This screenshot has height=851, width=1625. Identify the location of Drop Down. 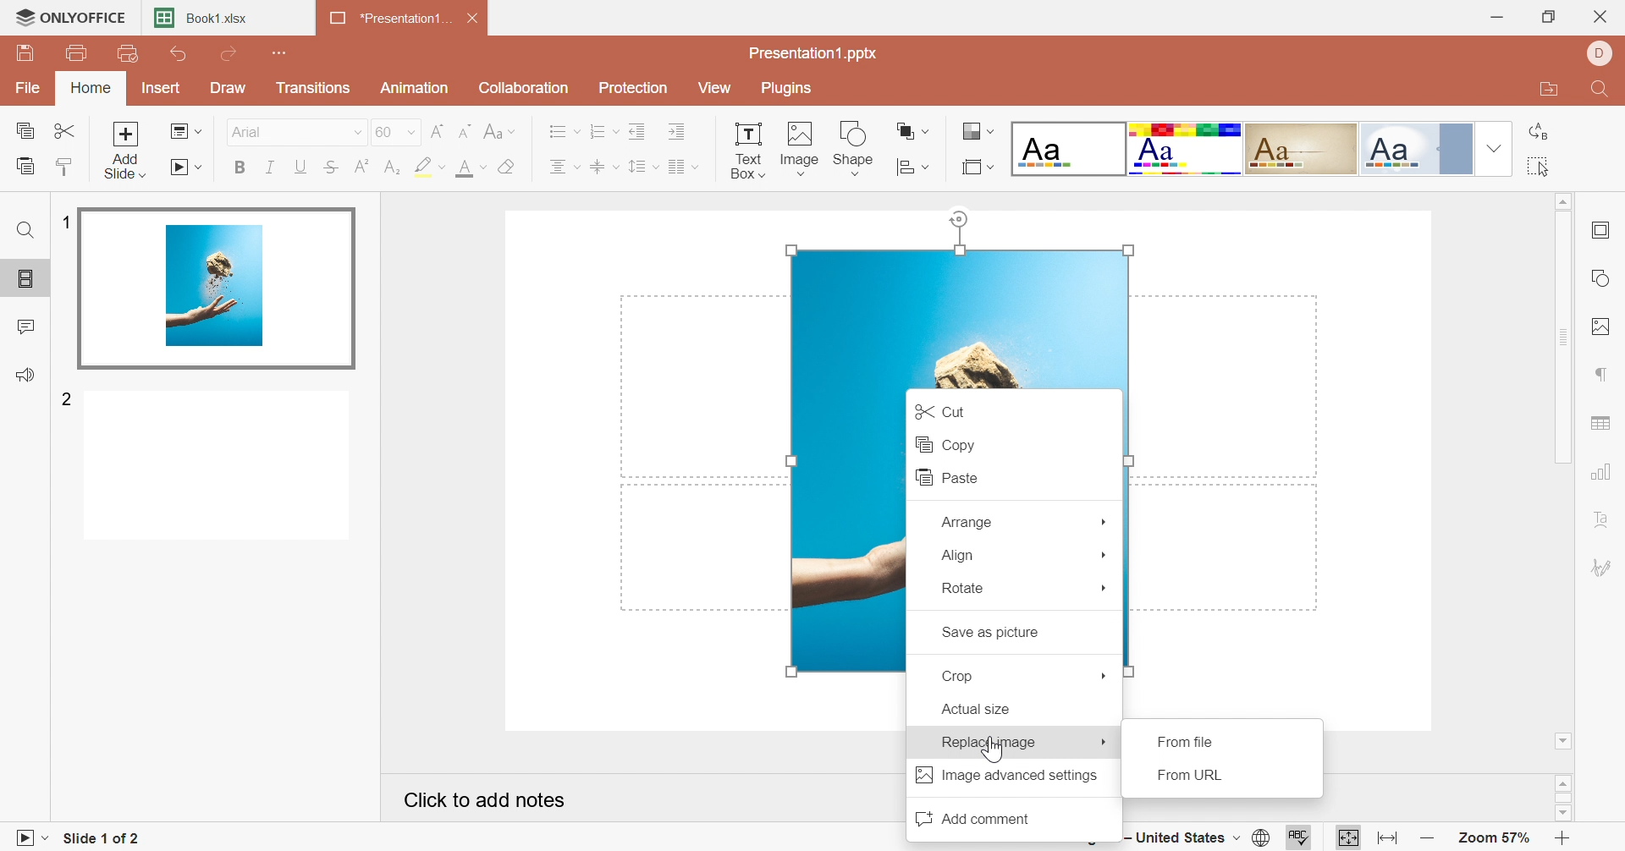
(354, 132).